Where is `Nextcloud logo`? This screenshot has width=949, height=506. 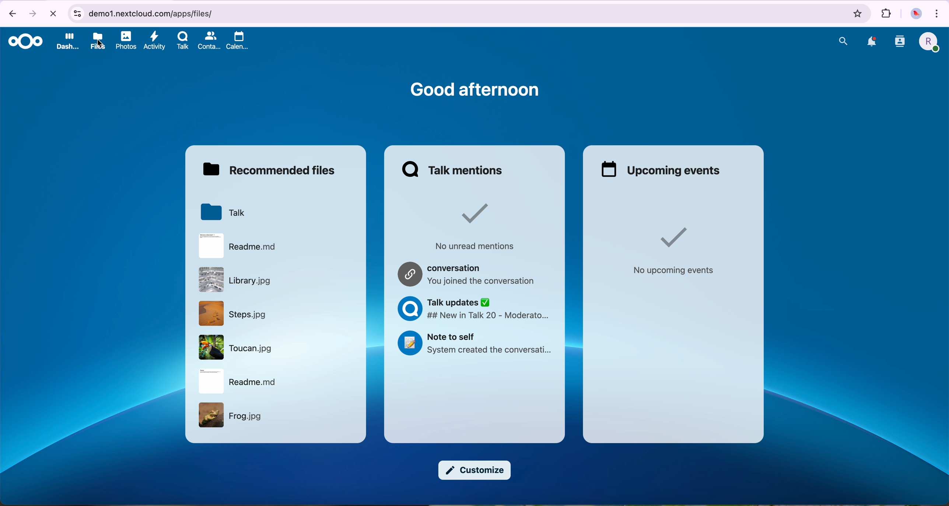 Nextcloud logo is located at coordinates (23, 41).